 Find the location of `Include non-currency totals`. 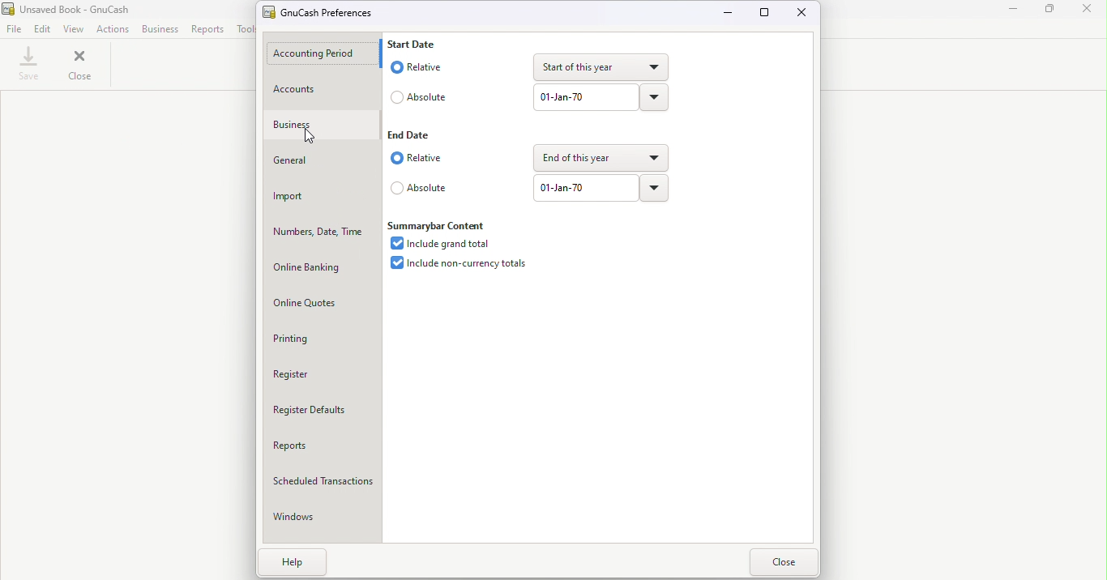

Include non-currency totals is located at coordinates (468, 264).